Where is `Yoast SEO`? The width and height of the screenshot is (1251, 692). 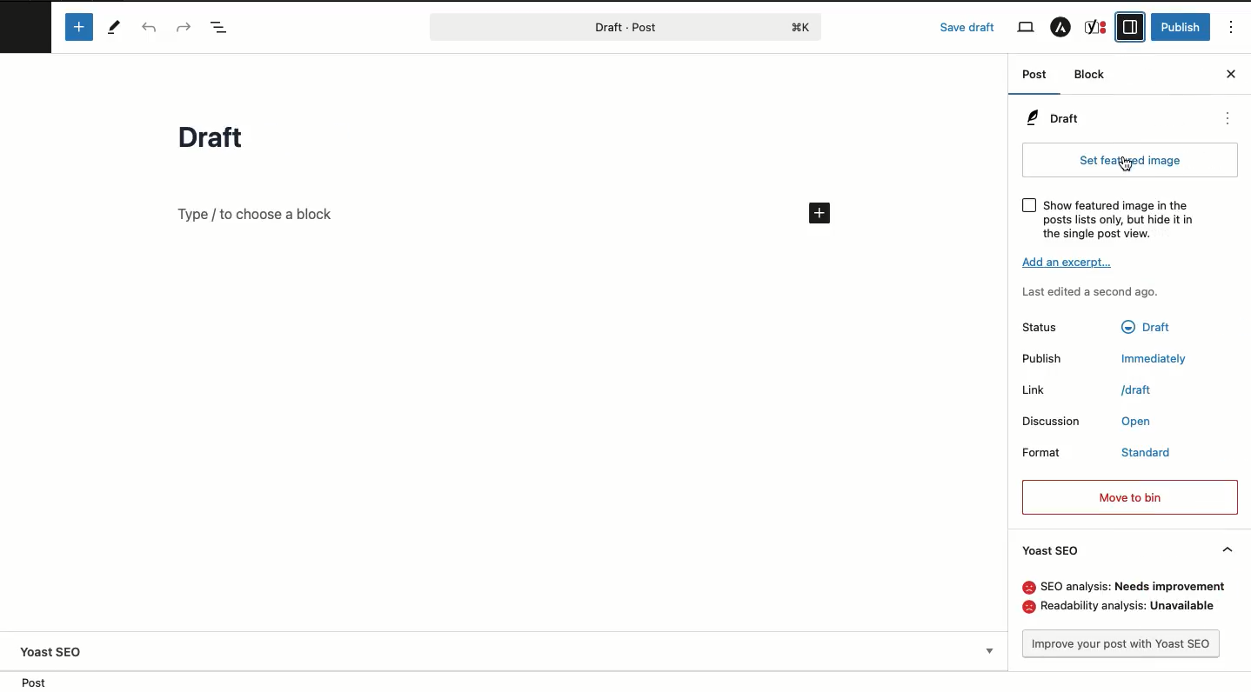 Yoast SEO is located at coordinates (52, 651).